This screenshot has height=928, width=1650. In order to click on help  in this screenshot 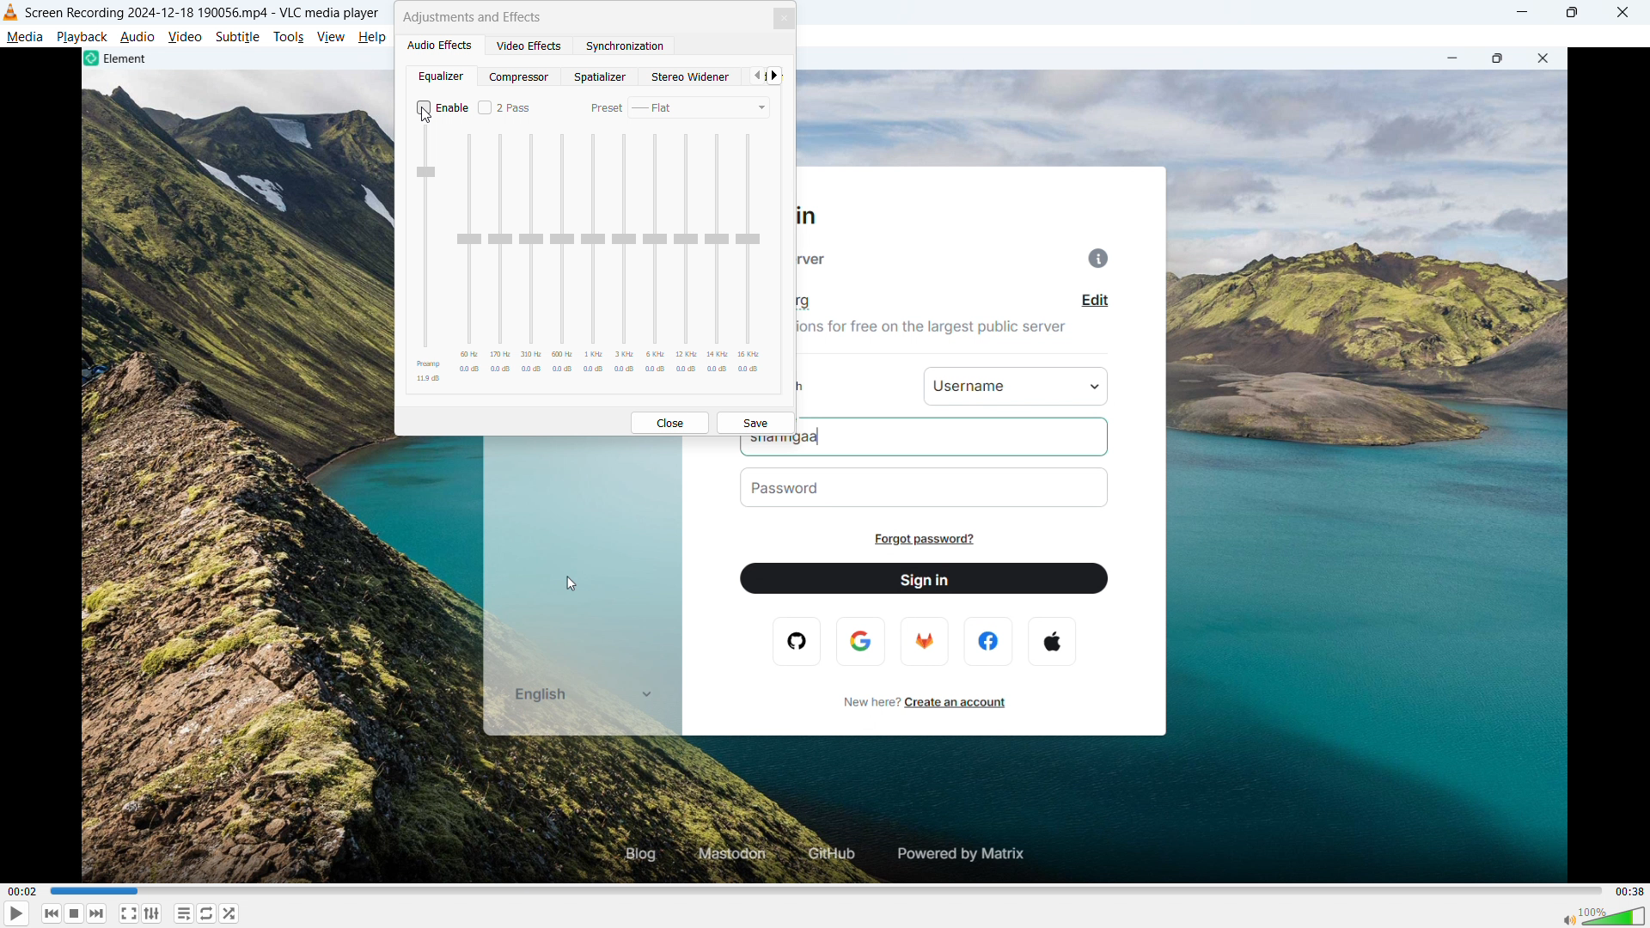, I will do `click(373, 37)`.